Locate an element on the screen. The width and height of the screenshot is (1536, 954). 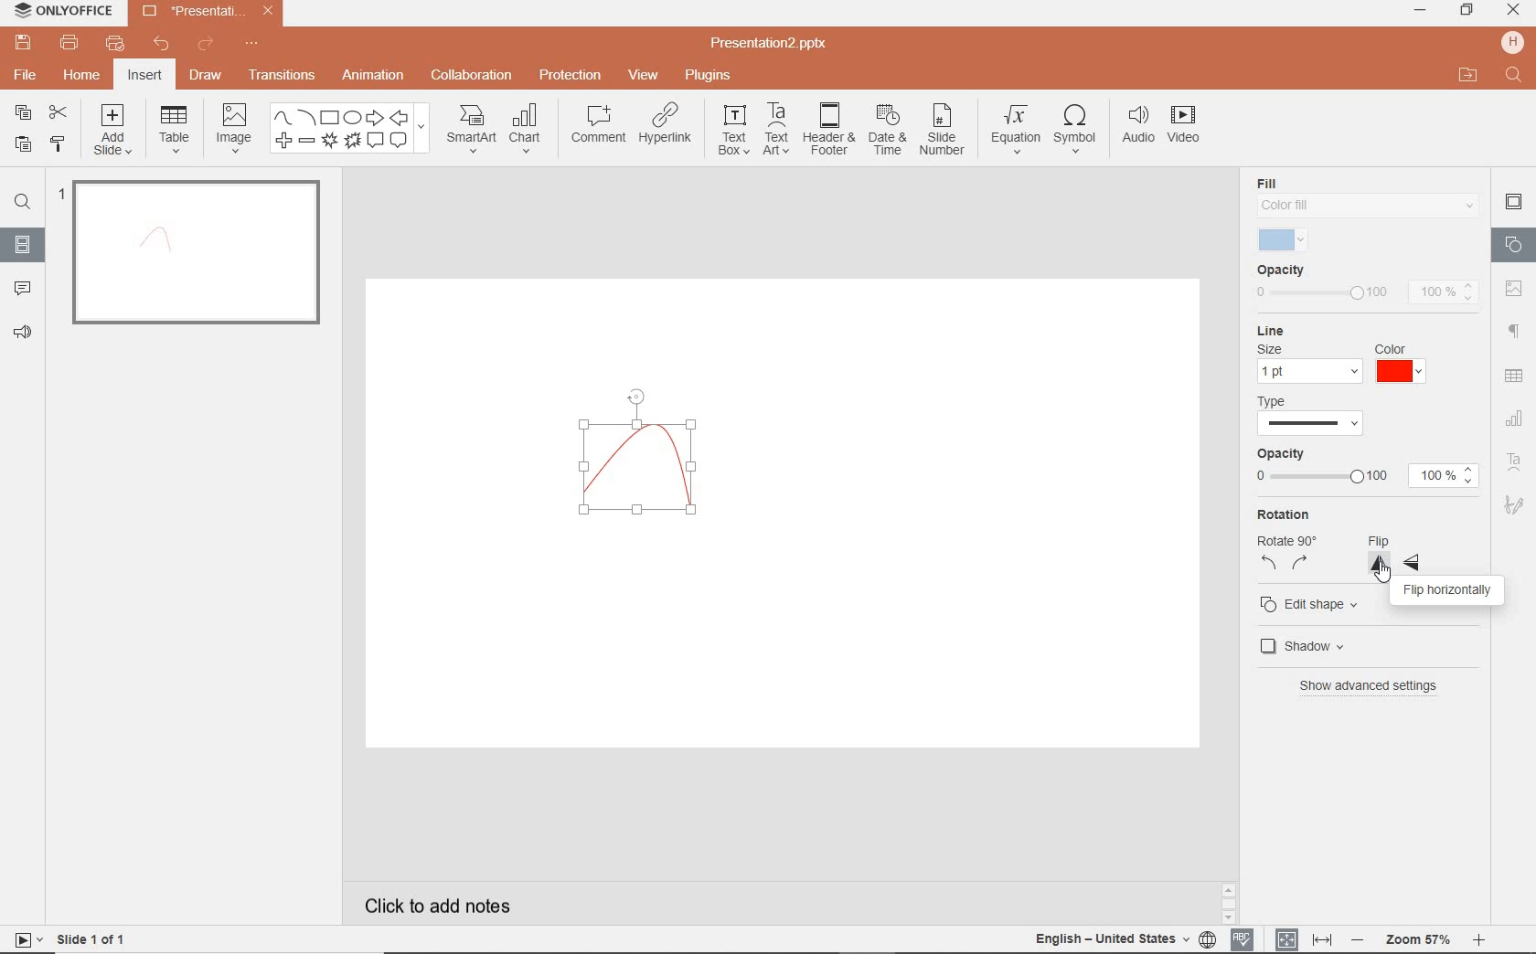
rotation is located at coordinates (1293, 526).